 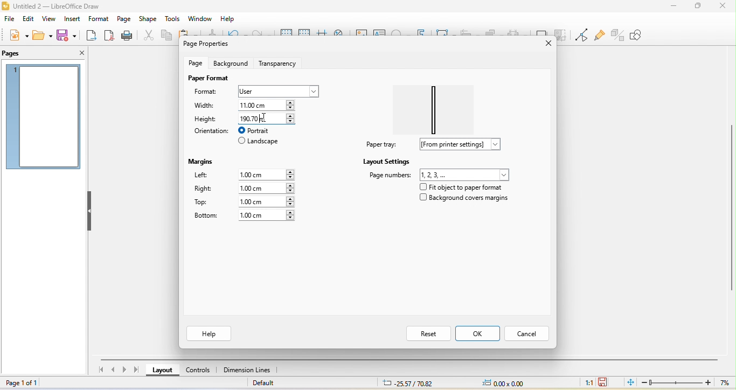 I want to click on user, so click(x=277, y=91).